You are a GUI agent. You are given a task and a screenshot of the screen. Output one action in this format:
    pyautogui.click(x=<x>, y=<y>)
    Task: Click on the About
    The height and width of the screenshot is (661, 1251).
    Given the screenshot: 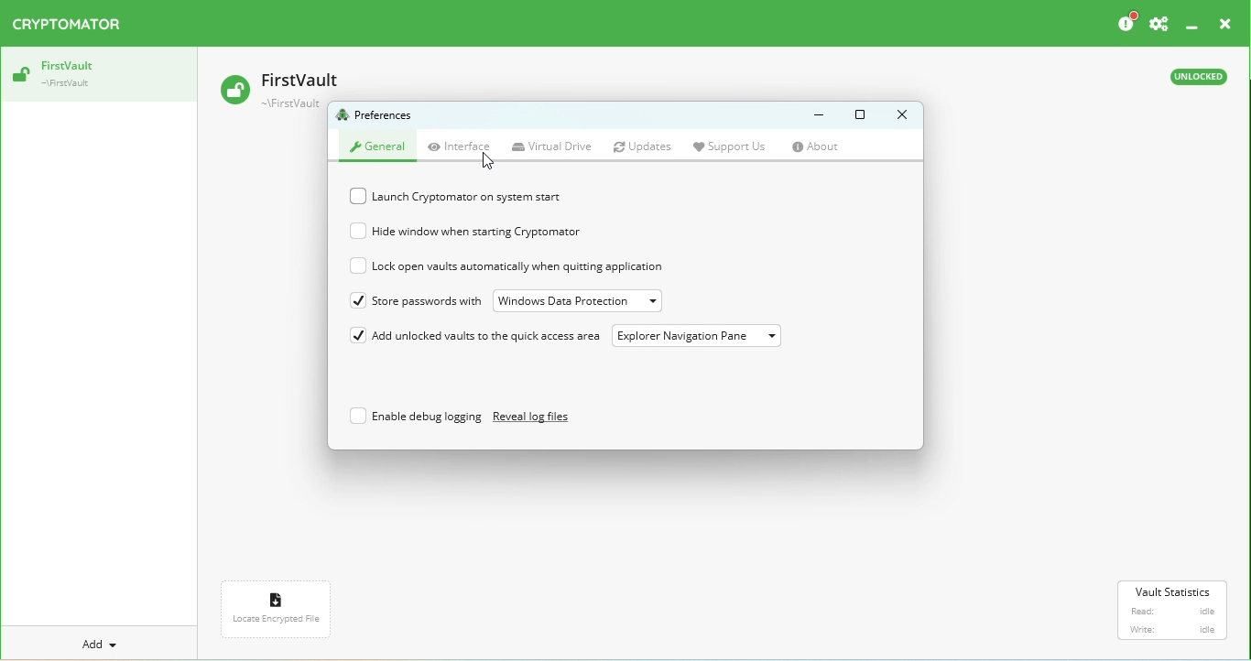 What is the action you would take?
    pyautogui.click(x=823, y=147)
    